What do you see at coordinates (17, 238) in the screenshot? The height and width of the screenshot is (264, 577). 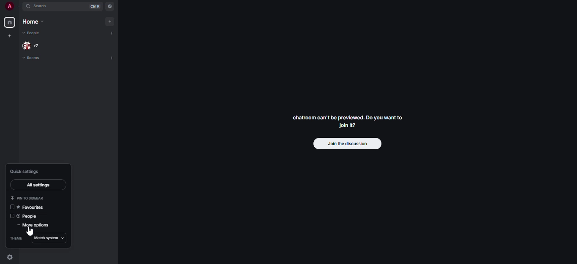 I see `theme` at bounding box center [17, 238].